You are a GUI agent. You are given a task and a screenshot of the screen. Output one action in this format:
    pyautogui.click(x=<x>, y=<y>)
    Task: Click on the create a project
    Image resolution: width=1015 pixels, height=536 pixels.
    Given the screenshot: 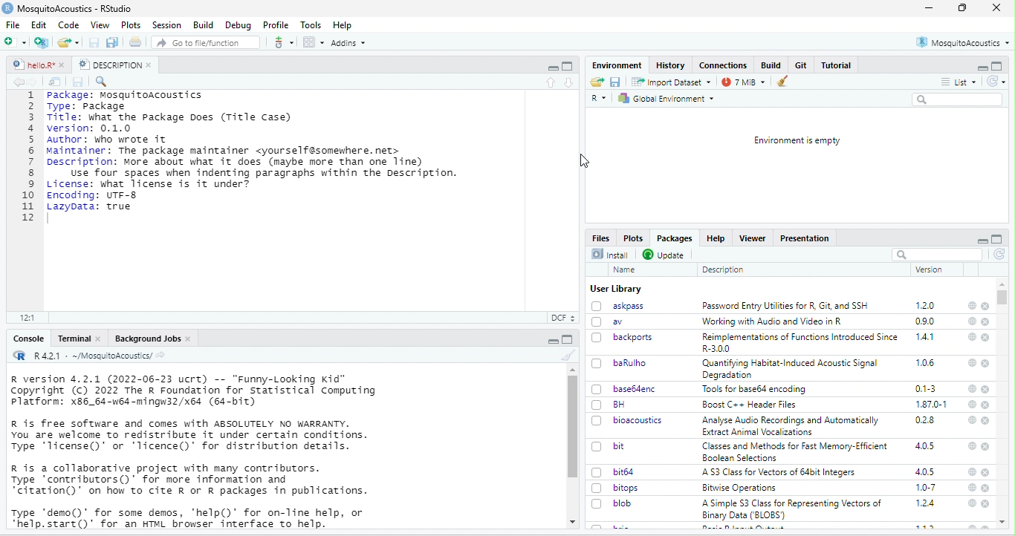 What is the action you would take?
    pyautogui.click(x=42, y=42)
    